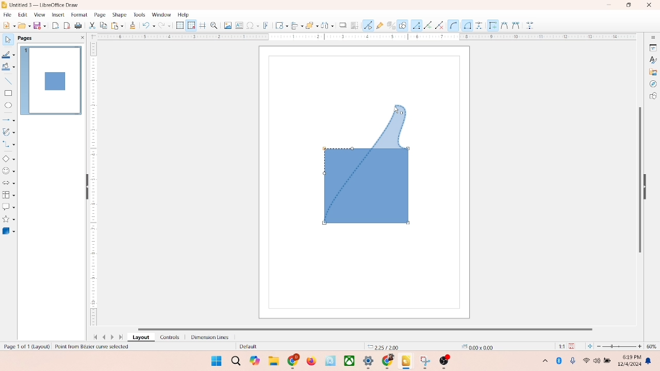  Describe the element at coordinates (9, 144) in the screenshot. I see `connector` at that location.